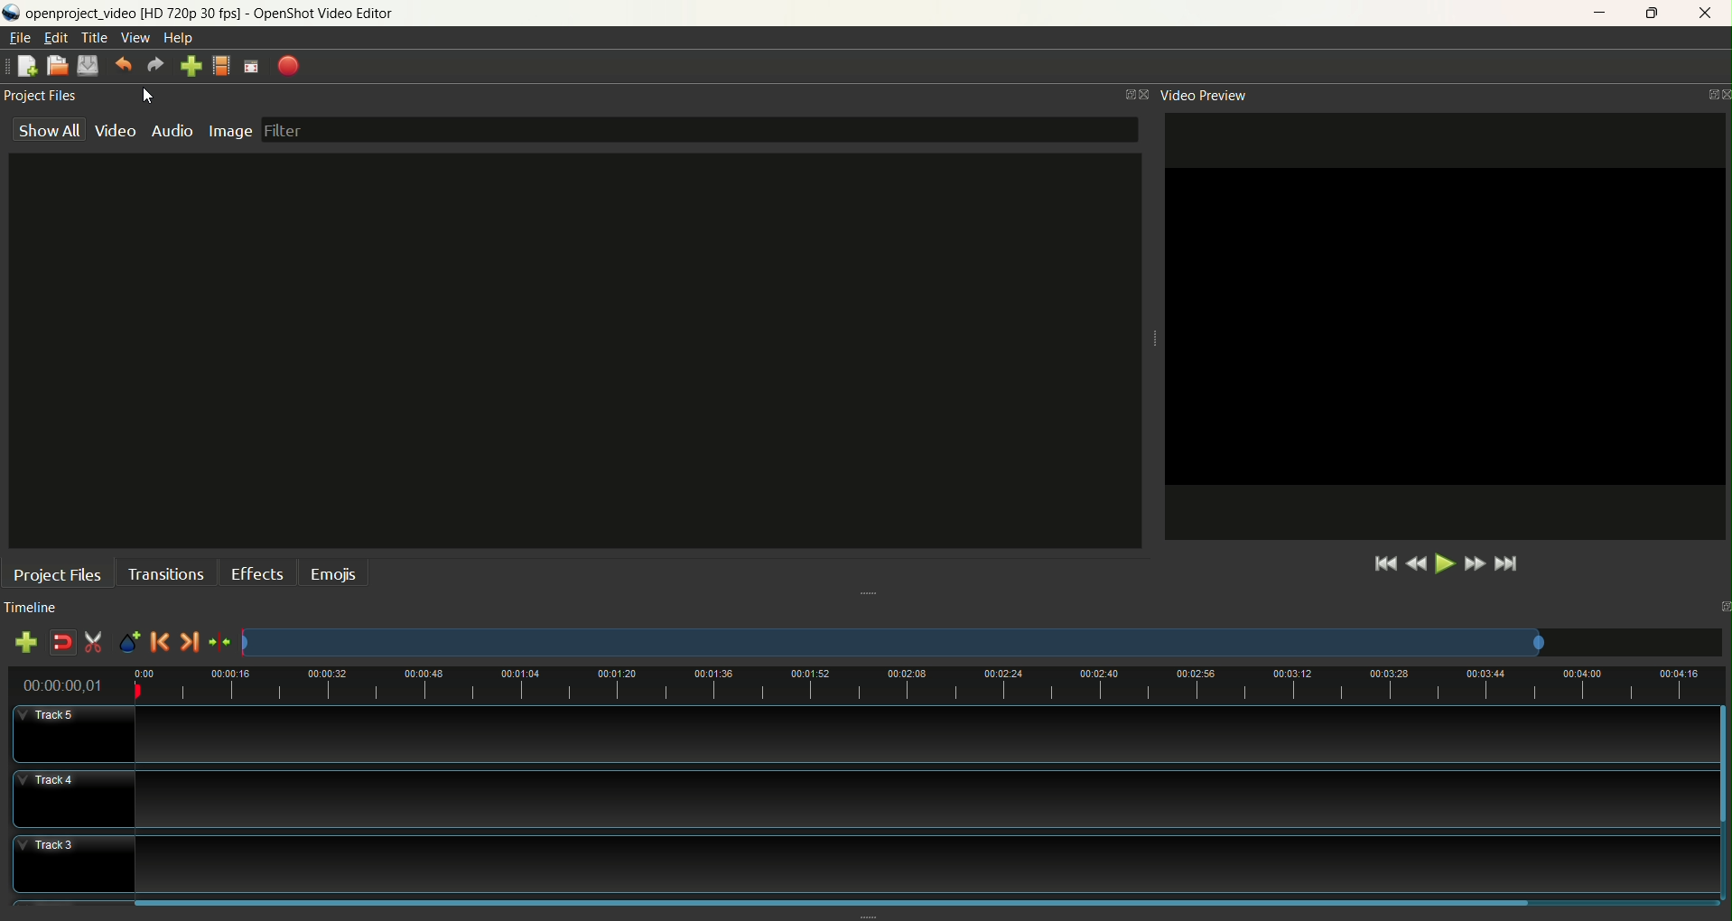 The image size is (1732, 921). What do you see at coordinates (48, 129) in the screenshot?
I see `show all` at bounding box center [48, 129].